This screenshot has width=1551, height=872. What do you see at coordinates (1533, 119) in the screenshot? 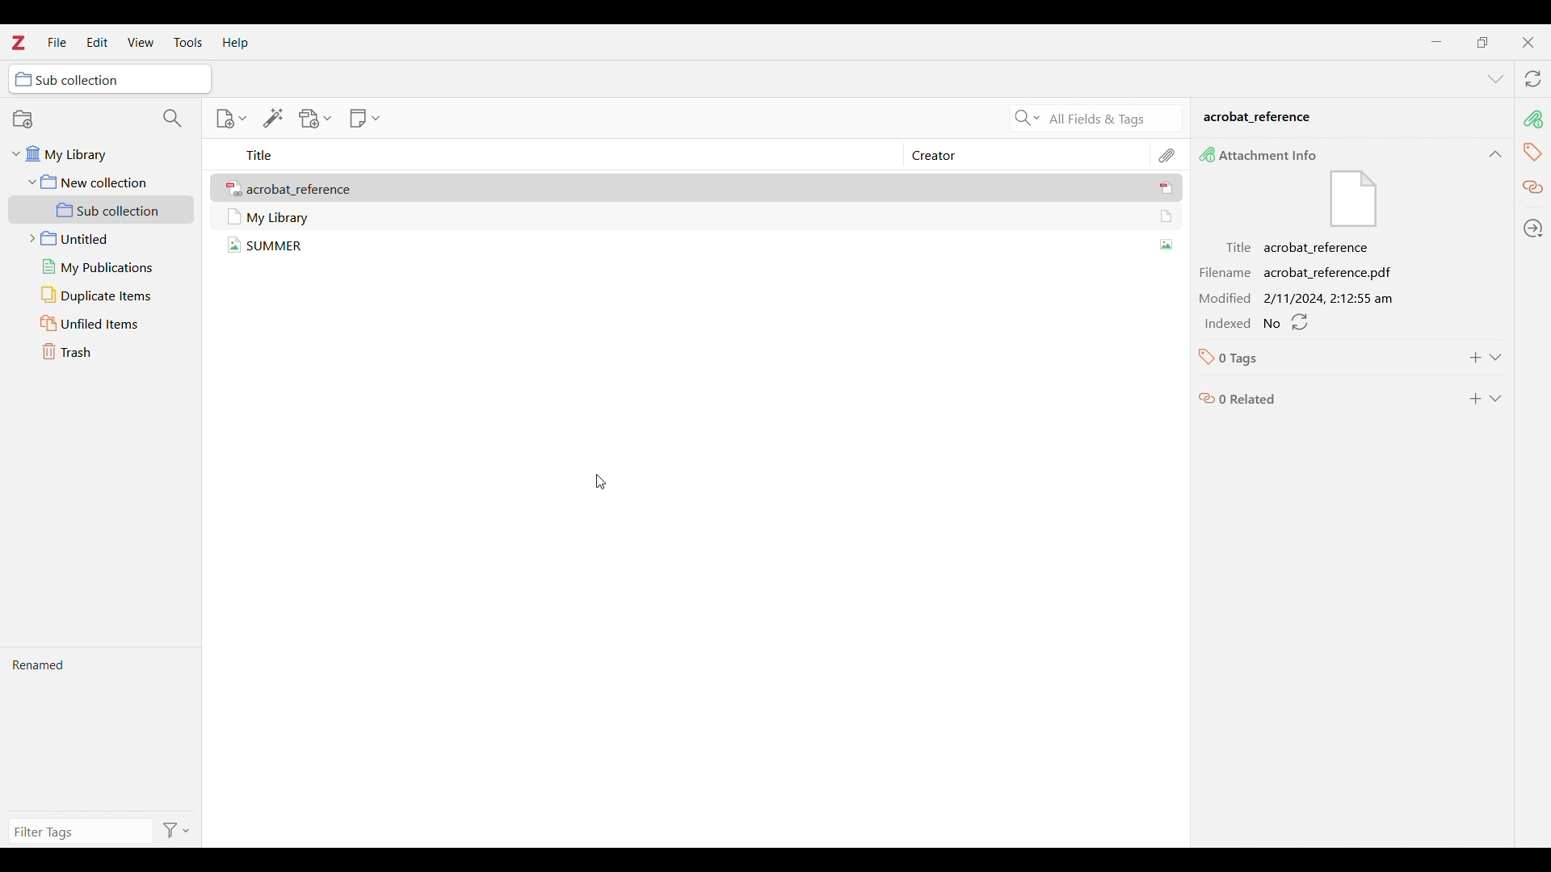
I see `Attachment info` at bounding box center [1533, 119].